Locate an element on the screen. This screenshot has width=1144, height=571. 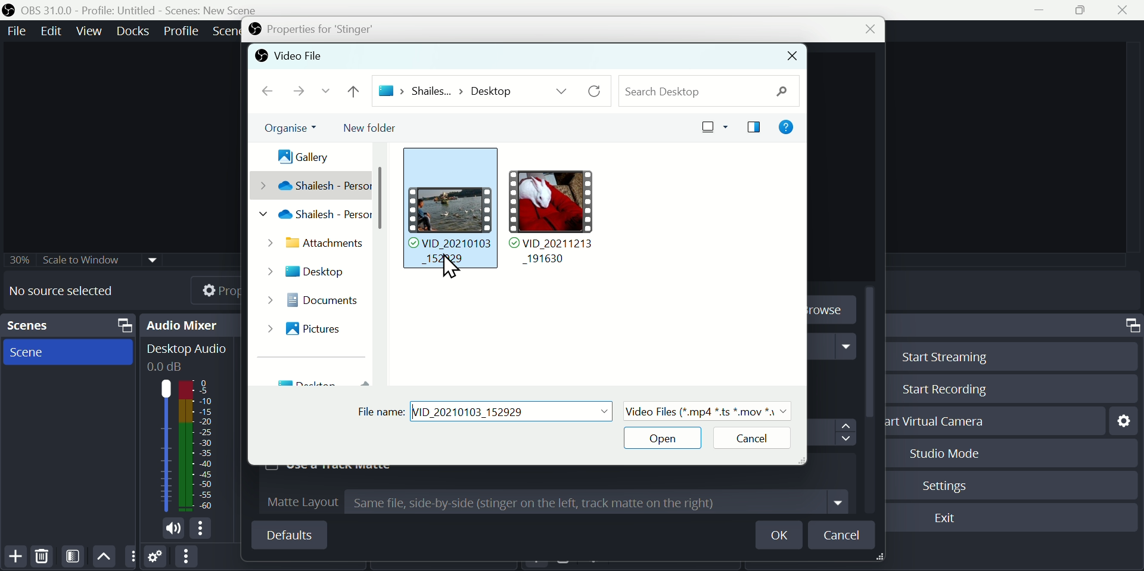
Properties is located at coordinates (206, 288).